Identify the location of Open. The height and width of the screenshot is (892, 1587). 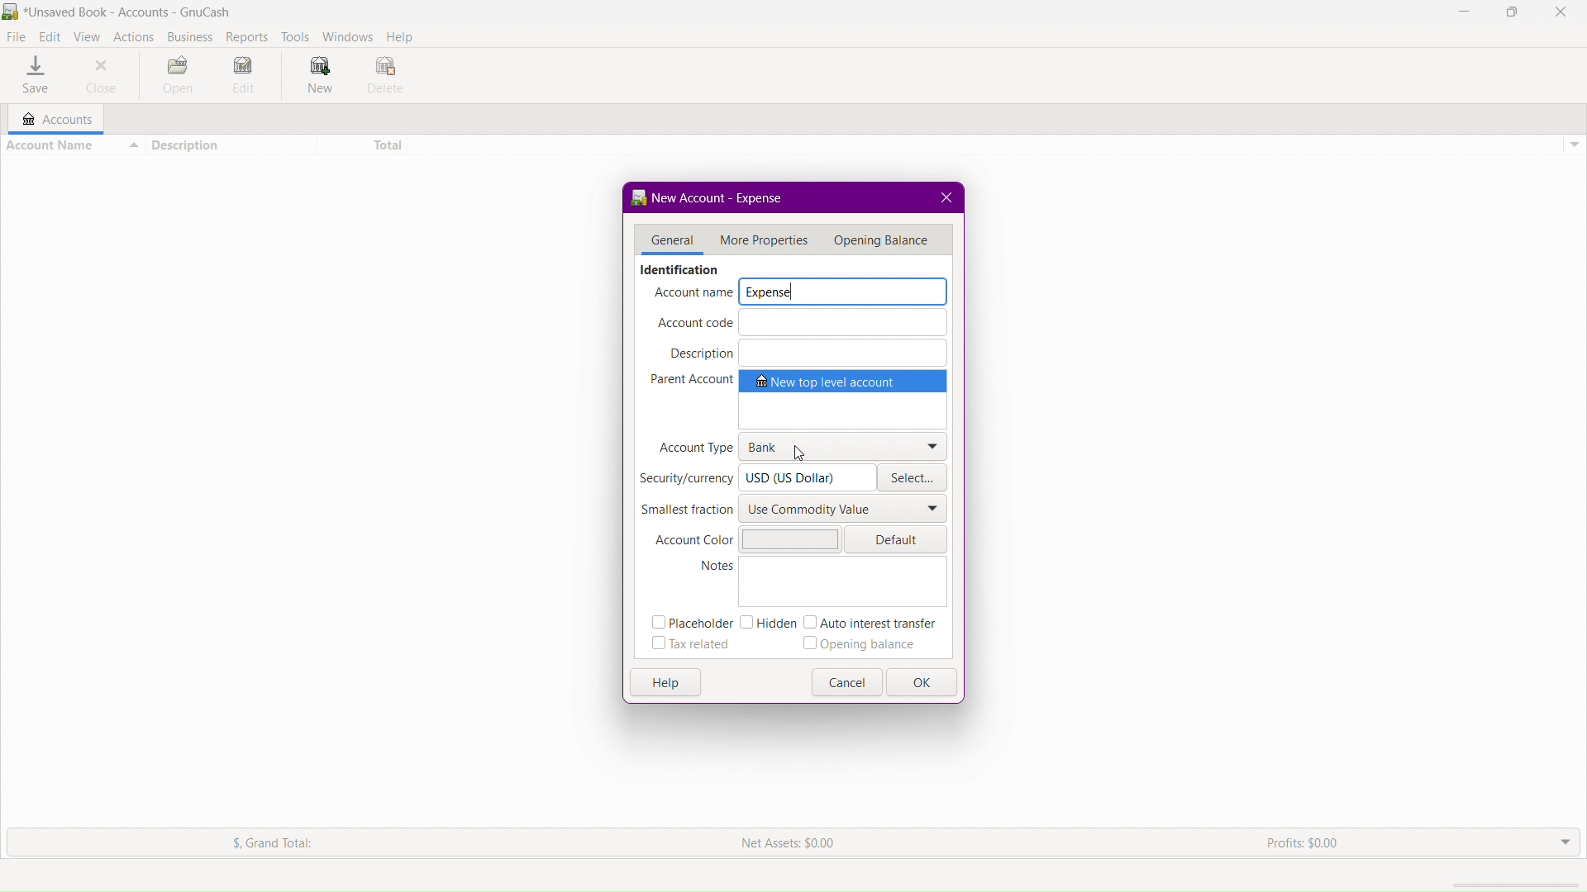
(178, 77).